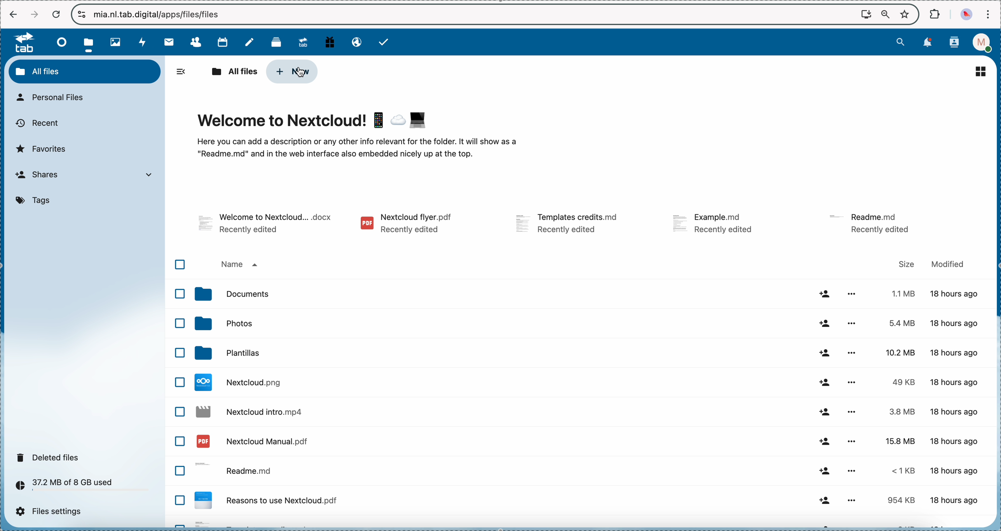 The image size is (1001, 531). Describe the element at coordinates (995, 206) in the screenshot. I see `scroll bar` at that location.